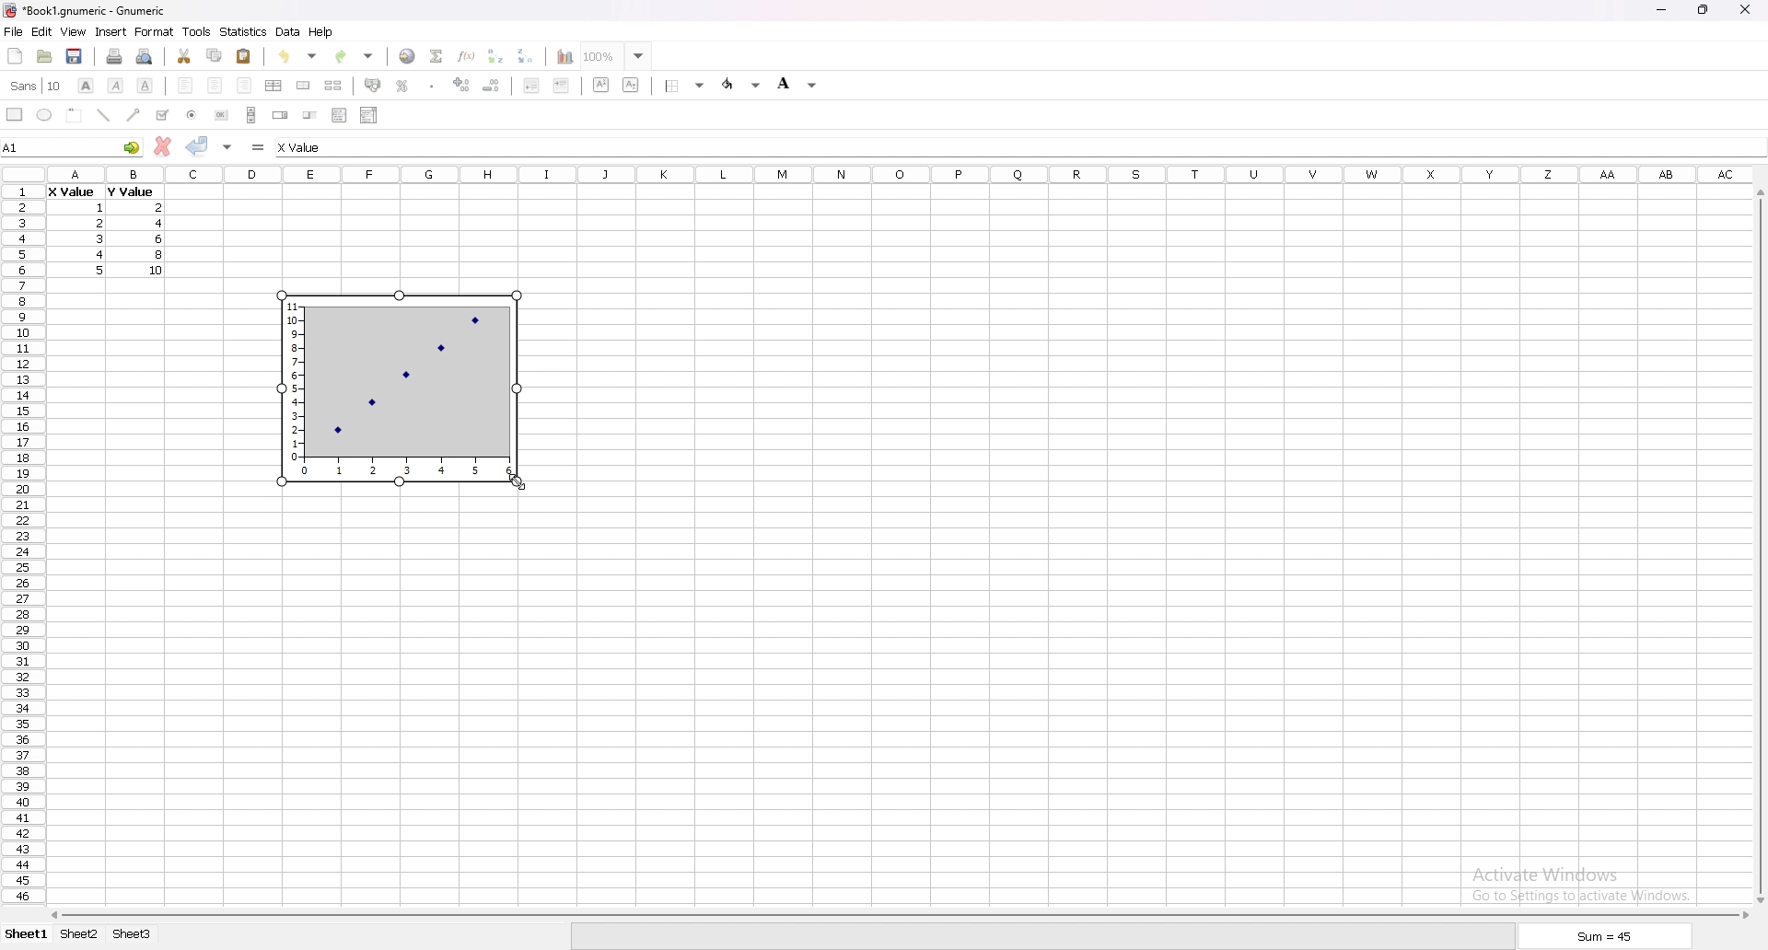 Image resolution: width=1768 pixels, height=950 pixels. I want to click on cancel change, so click(164, 146).